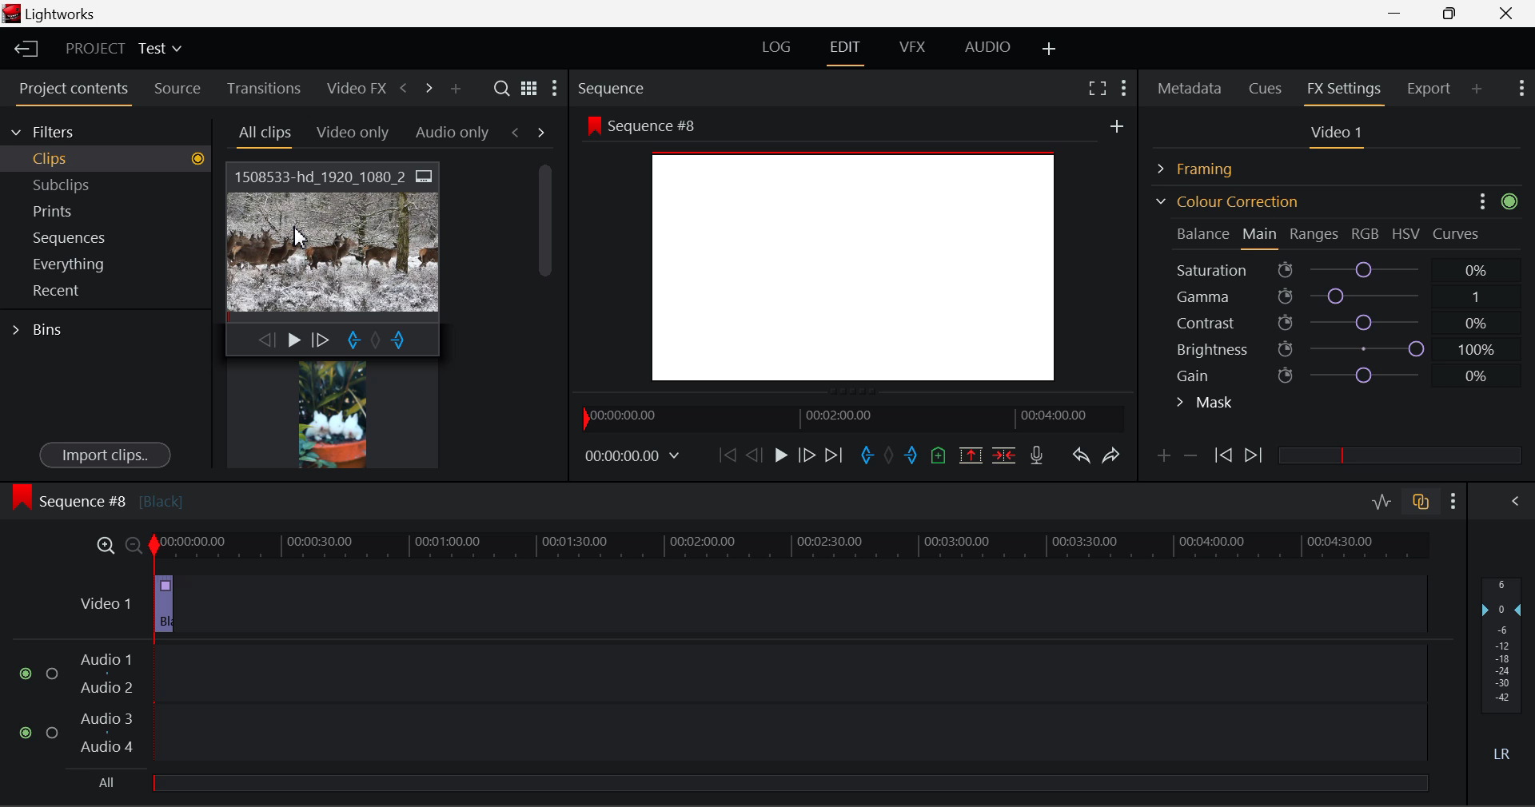  I want to click on Metadata Panel, so click(1191, 85).